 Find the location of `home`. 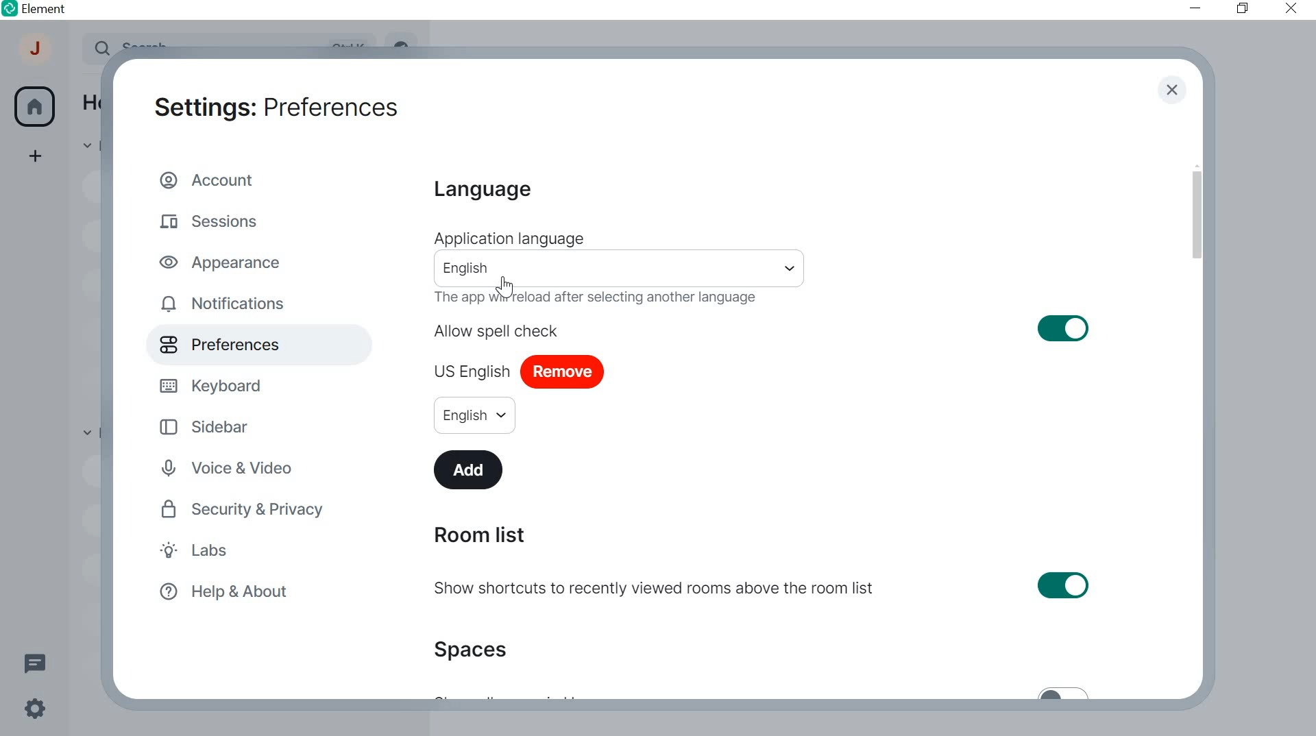

home is located at coordinates (34, 107).